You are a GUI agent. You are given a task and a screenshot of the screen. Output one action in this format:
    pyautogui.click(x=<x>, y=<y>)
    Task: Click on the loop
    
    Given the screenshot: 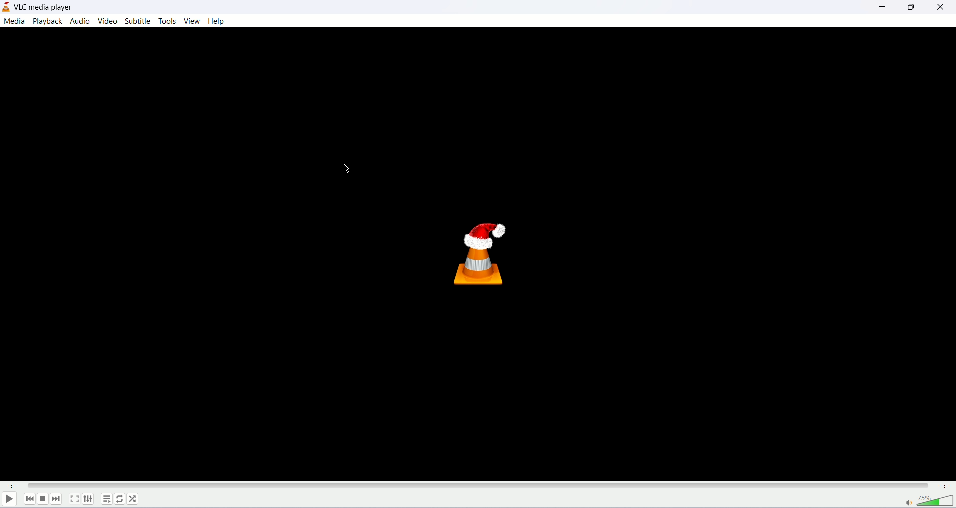 What is the action you would take?
    pyautogui.click(x=120, y=500)
    